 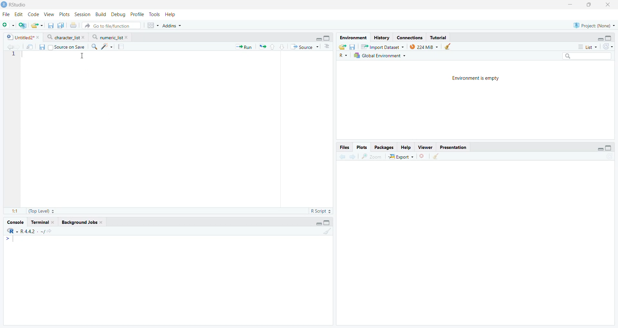 What do you see at coordinates (171, 26) in the screenshot?
I see `Addins` at bounding box center [171, 26].